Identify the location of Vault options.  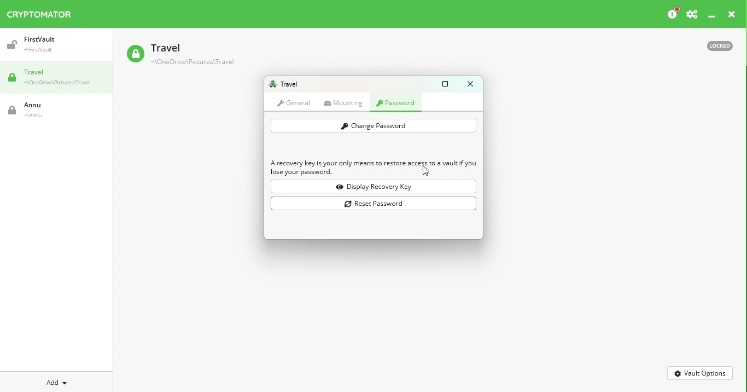
(701, 372).